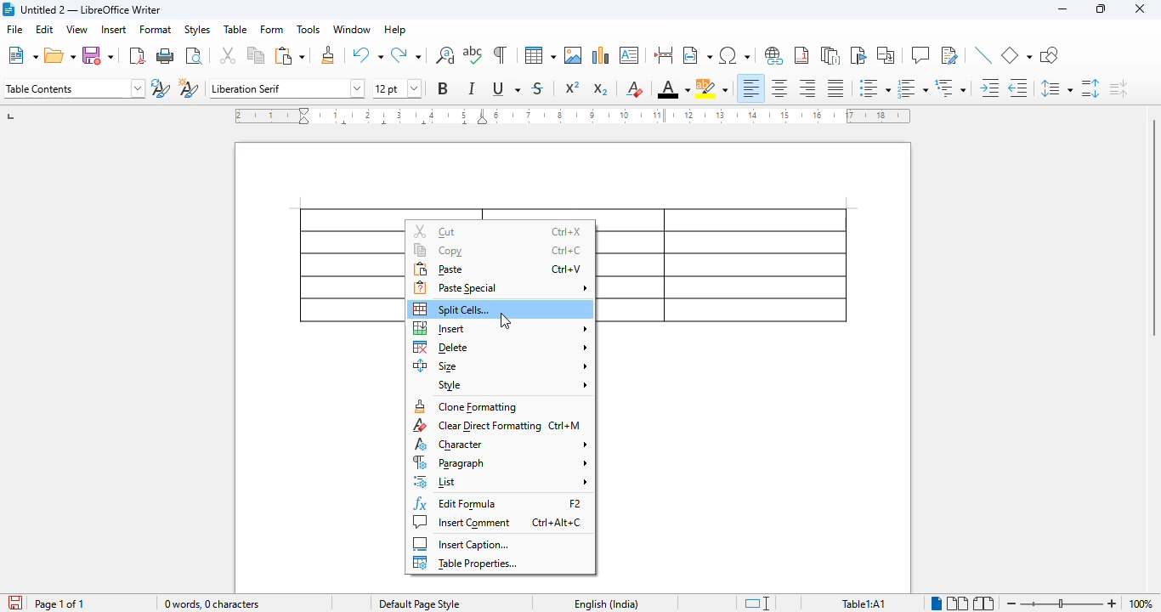  I want to click on new style from selection, so click(189, 88).